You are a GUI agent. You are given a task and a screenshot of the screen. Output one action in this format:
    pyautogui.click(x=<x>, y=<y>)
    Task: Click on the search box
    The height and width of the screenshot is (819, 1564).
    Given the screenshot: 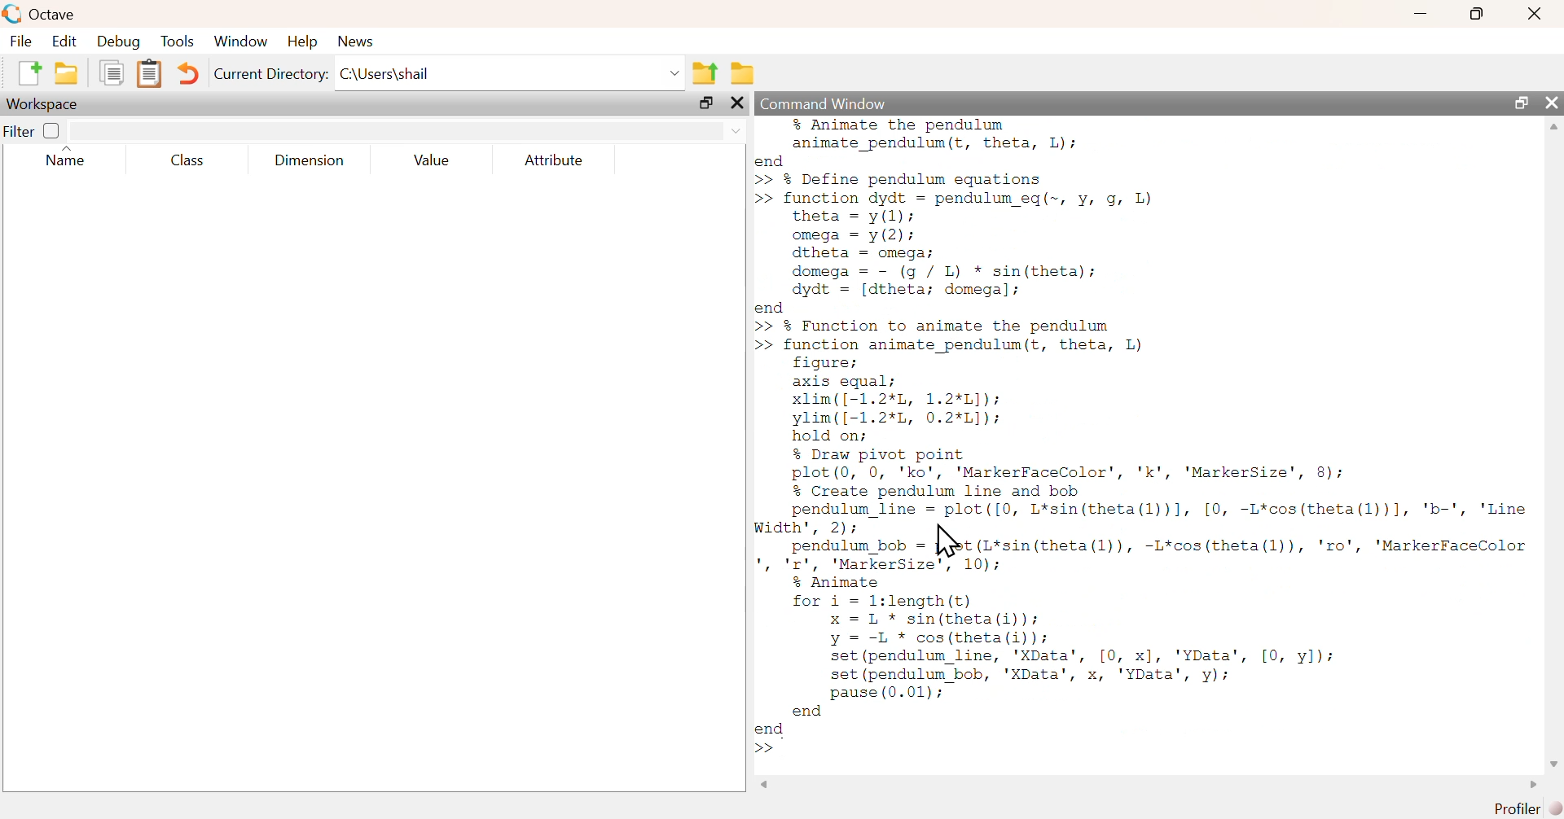 What is the action you would take?
    pyautogui.click(x=390, y=131)
    